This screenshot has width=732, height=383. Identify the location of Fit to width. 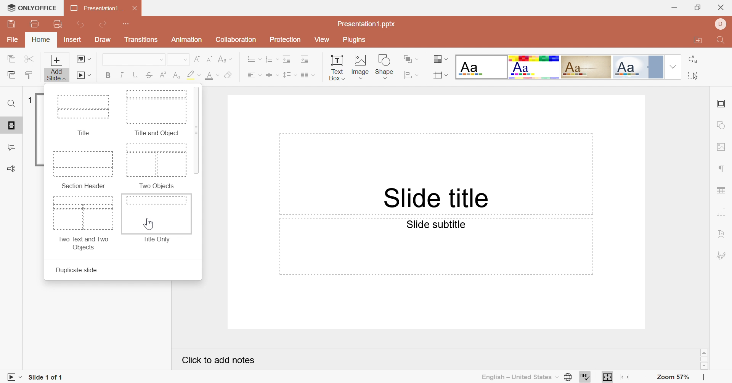
(625, 378).